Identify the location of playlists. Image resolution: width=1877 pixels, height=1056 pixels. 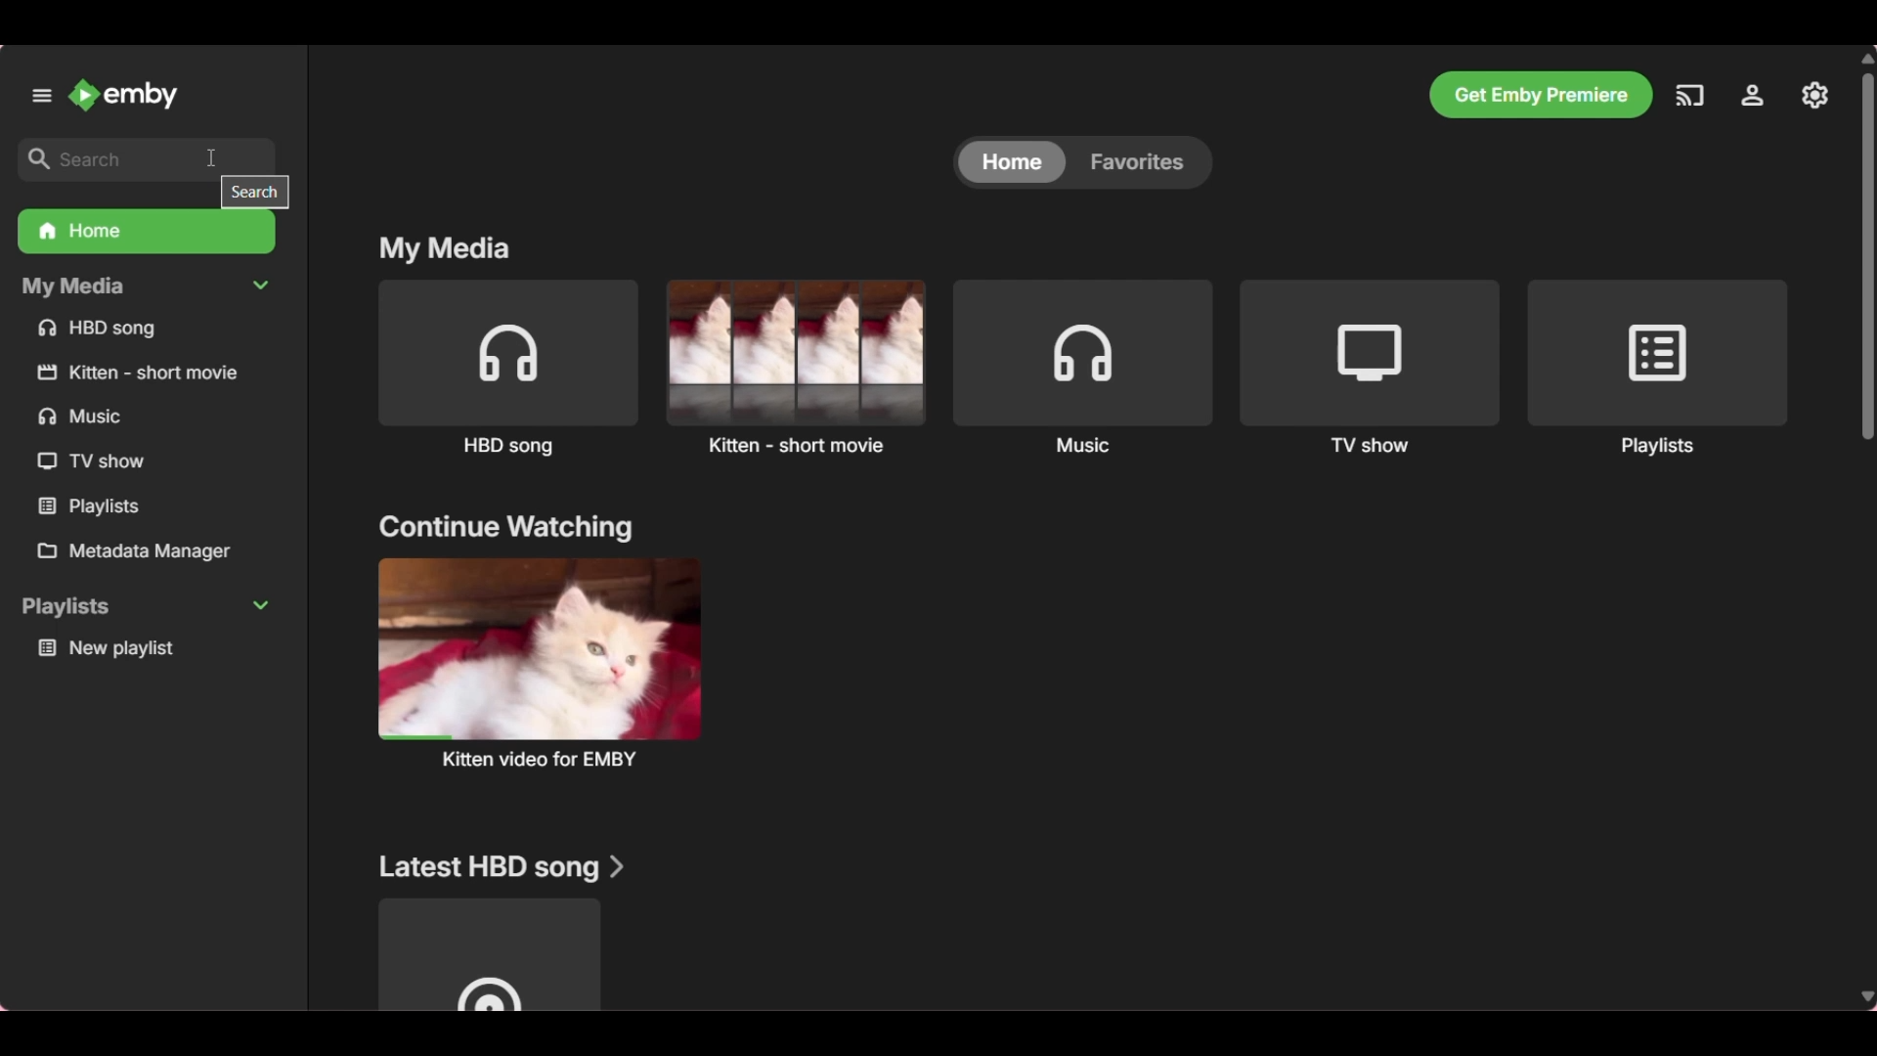
(147, 607).